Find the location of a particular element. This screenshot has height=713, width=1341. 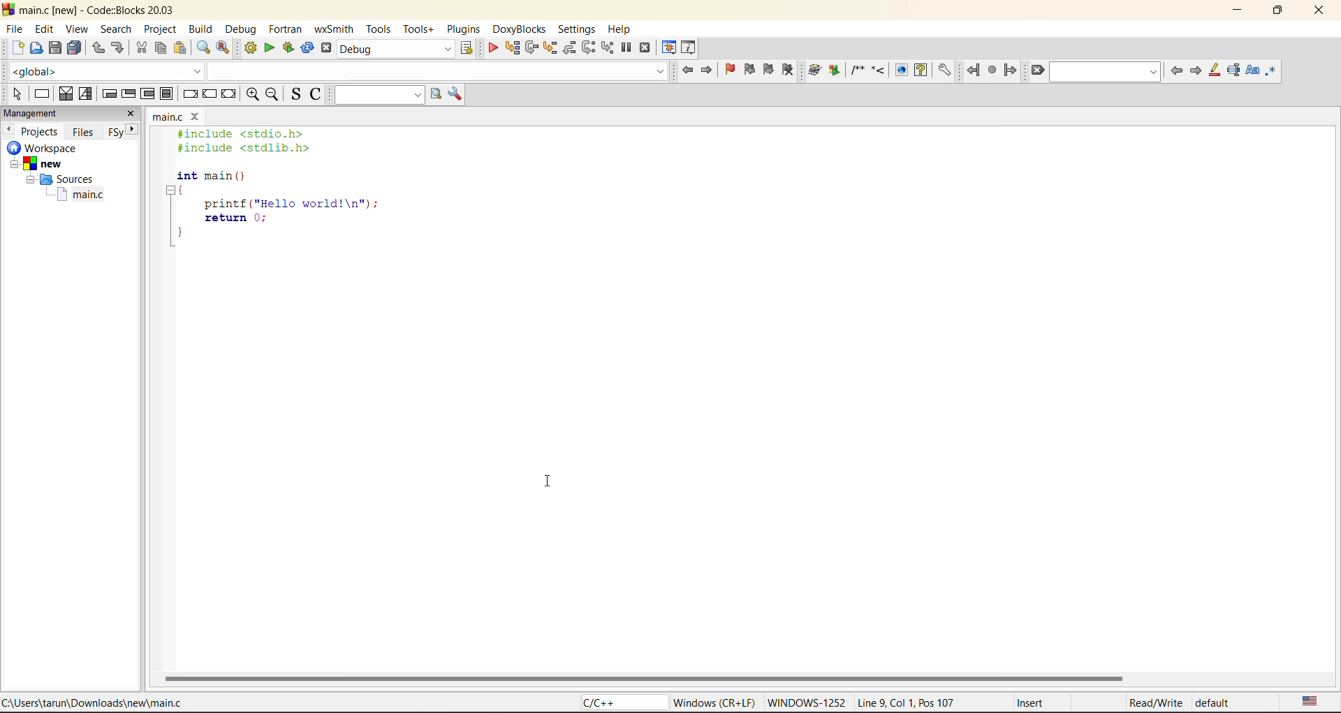

tools is located at coordinates (421, 29).